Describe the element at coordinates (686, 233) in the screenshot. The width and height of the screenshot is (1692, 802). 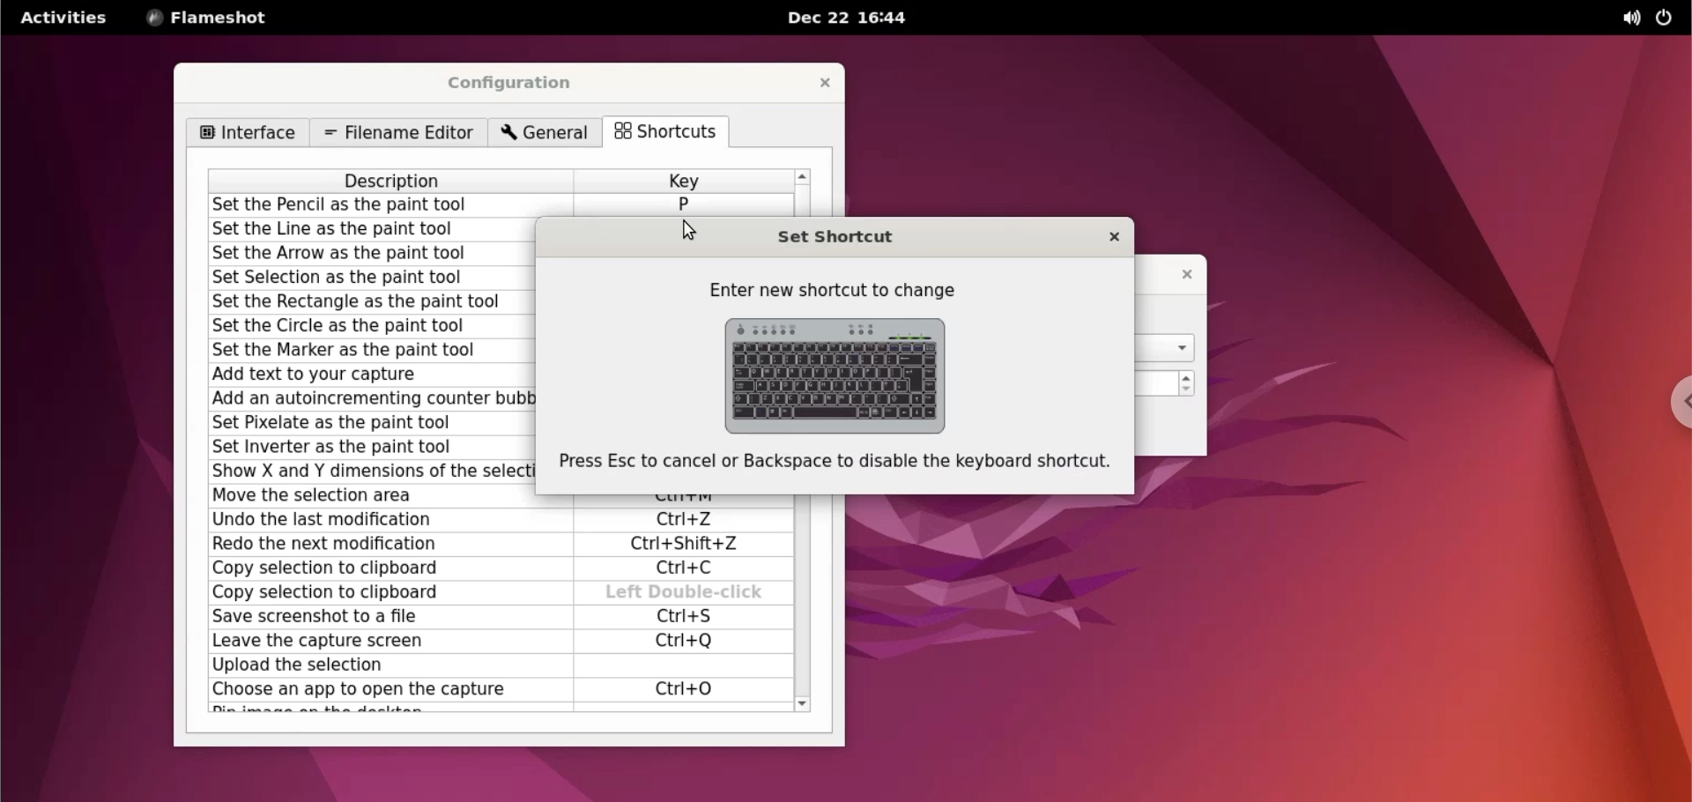
I see `cursor navigation` at that location.